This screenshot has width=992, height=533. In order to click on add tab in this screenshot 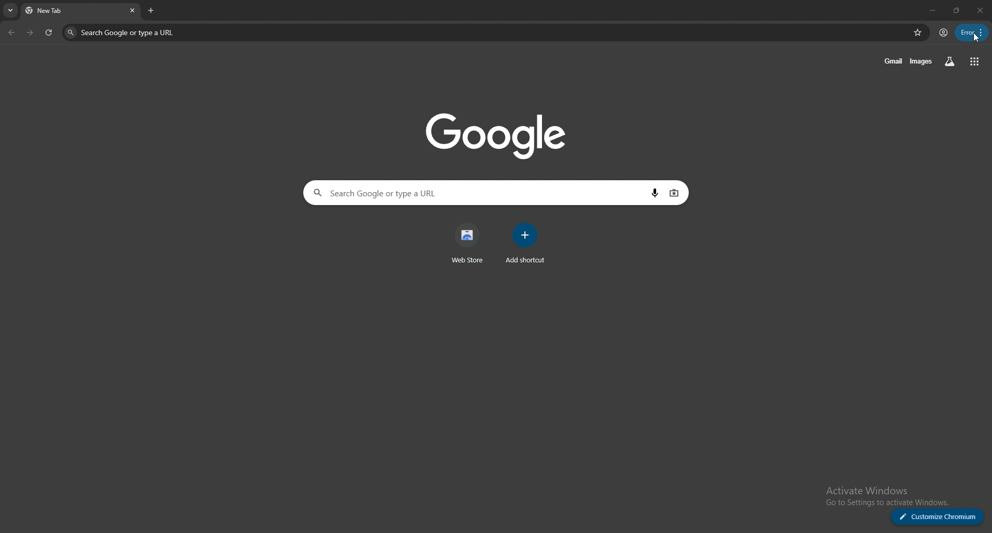, I will do `click(152, 10)`.